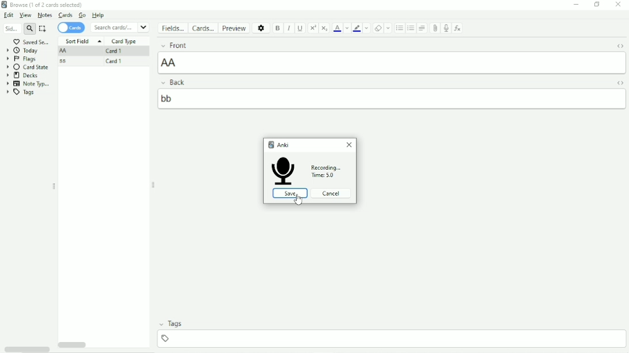 This screenshot has height=353, width=629. What do you see at coordinates (331, 193) in the screenshot?
I see `Cancel` at bounding box center [331, 193].